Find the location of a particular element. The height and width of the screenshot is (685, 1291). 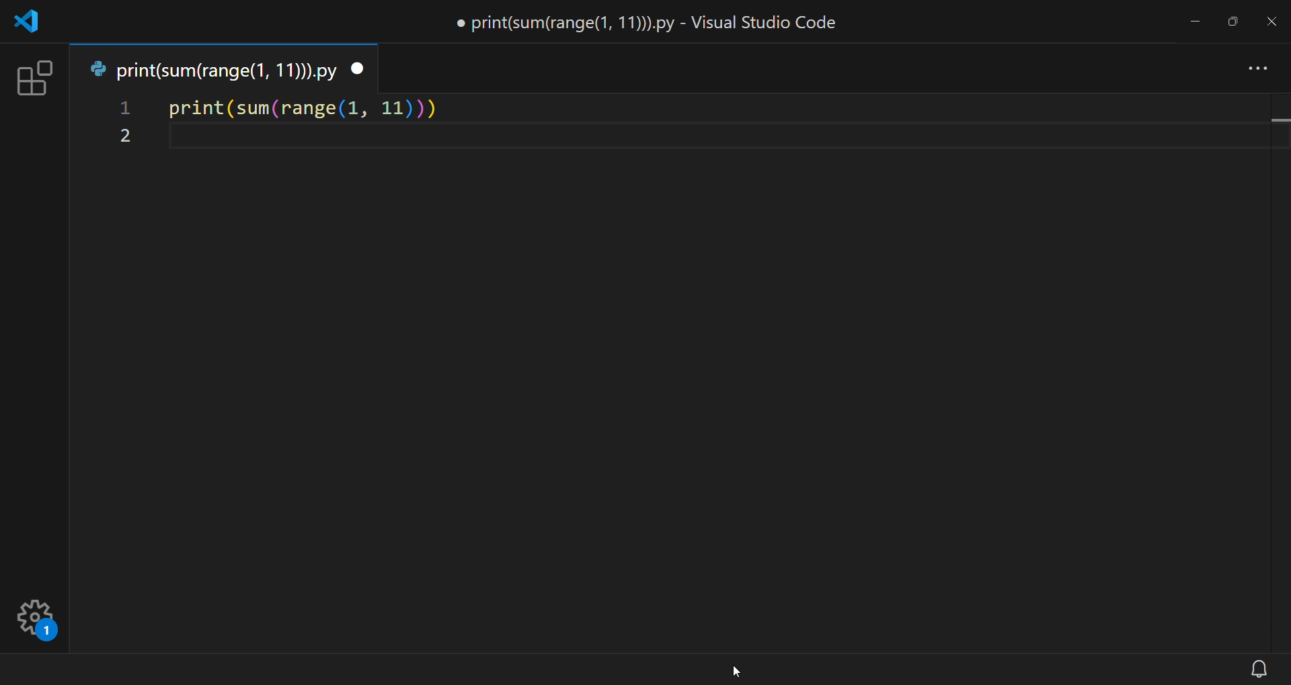

© print(sum(range(1, 11))).py - Visual Studio Code is located at coordinates (645, 24).